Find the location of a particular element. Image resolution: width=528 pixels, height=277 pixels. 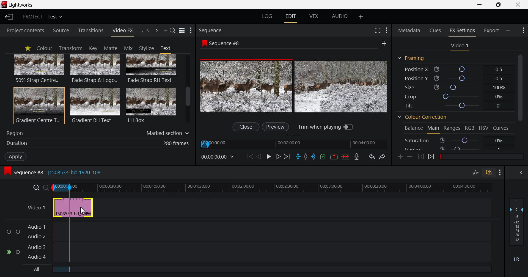

Mark Out is located at coordinates (313, 157).